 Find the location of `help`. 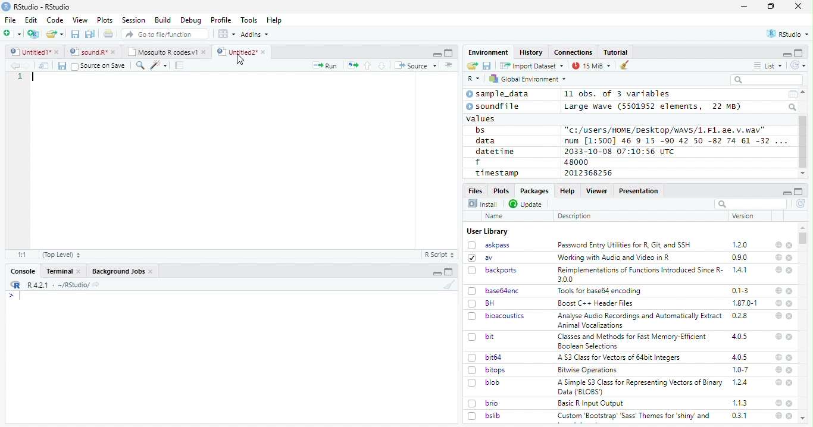

help is located at coordinates (778, 403).